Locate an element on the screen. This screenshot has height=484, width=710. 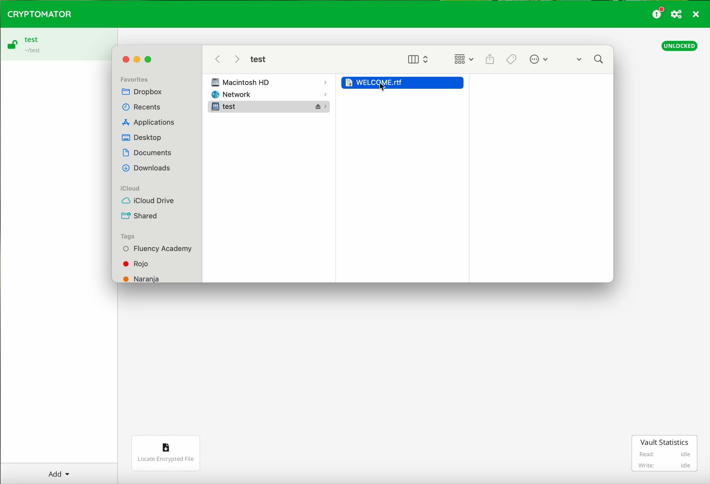
Dropbox is located at coordinates (143, 92).